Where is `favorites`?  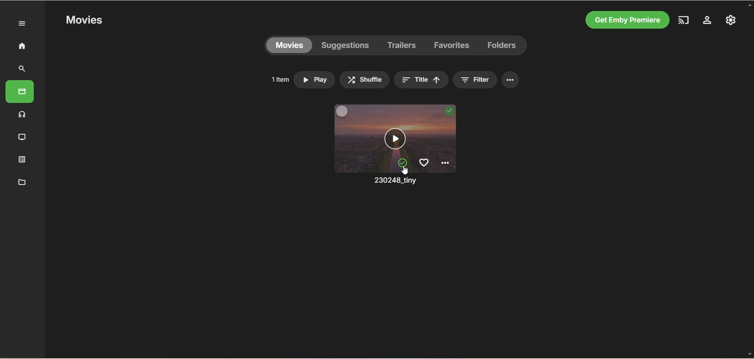
favorites is located at coordinates (453, 48).